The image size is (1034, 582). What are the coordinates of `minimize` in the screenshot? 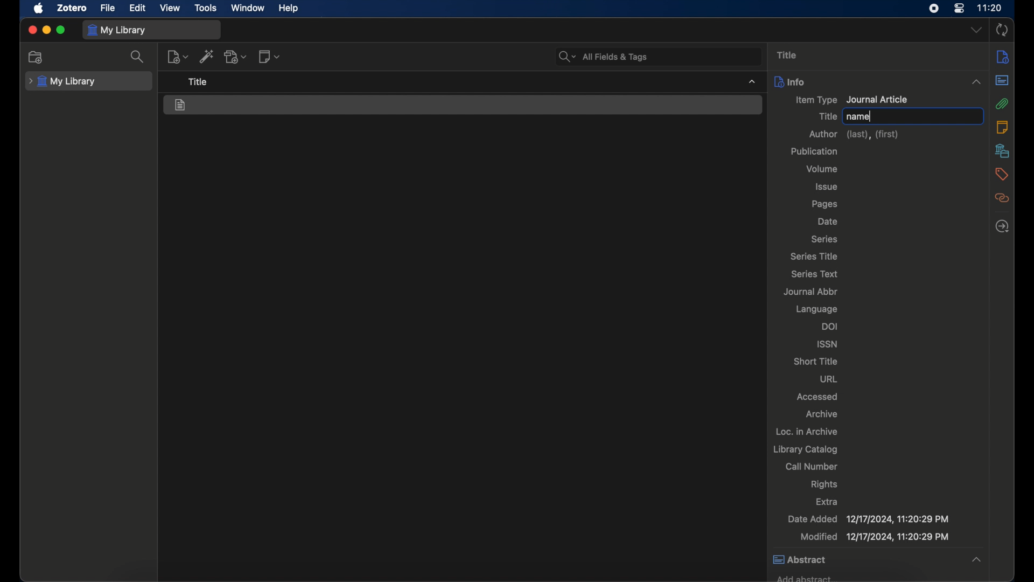 It's located at (45, 29).